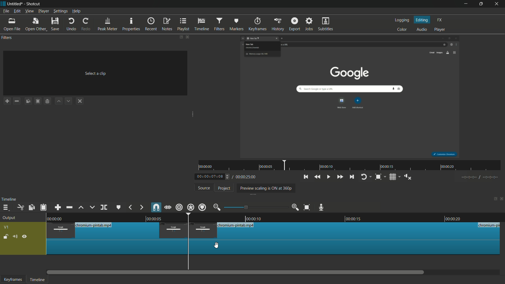 This screenshot has height=284, width=505. What do you see at coordinates (28, 101) in the screenshot?
I see `copy checked filters` at bounding box center [28, 101].